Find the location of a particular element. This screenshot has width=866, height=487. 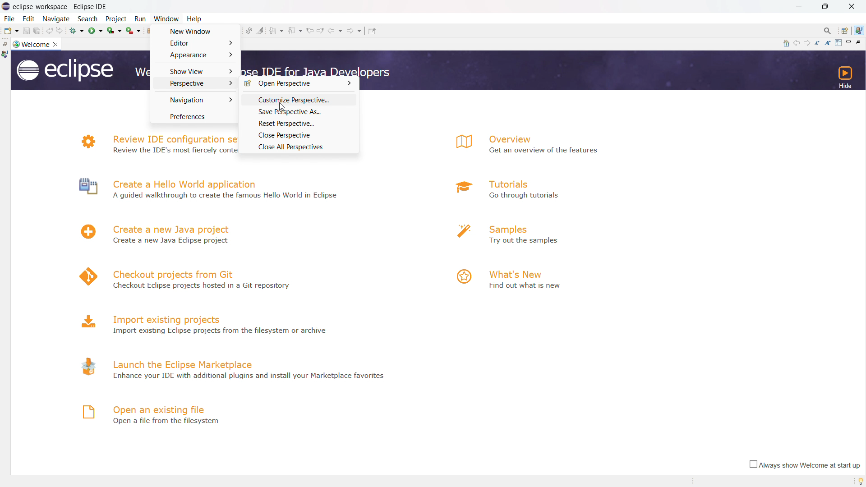

navigate to next topic is located at coordinates (808, 43).